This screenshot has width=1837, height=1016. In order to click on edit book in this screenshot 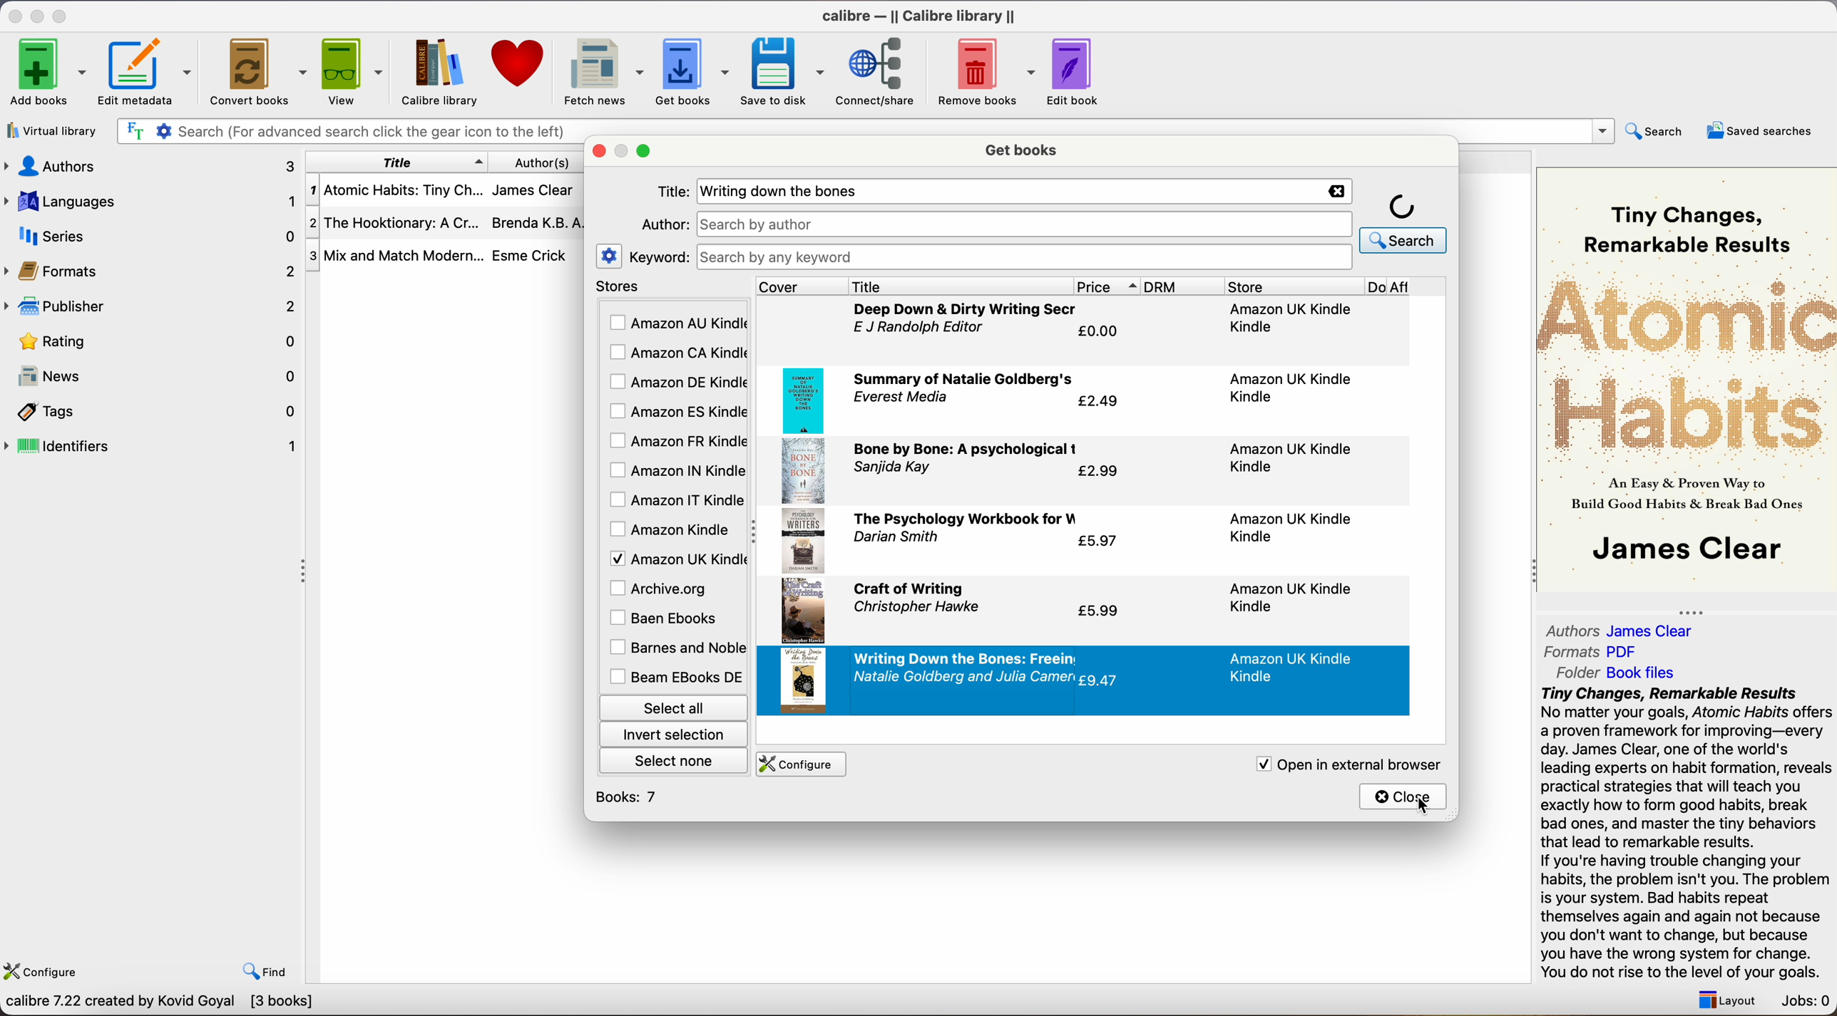, I will do `click(1075, 72)`.